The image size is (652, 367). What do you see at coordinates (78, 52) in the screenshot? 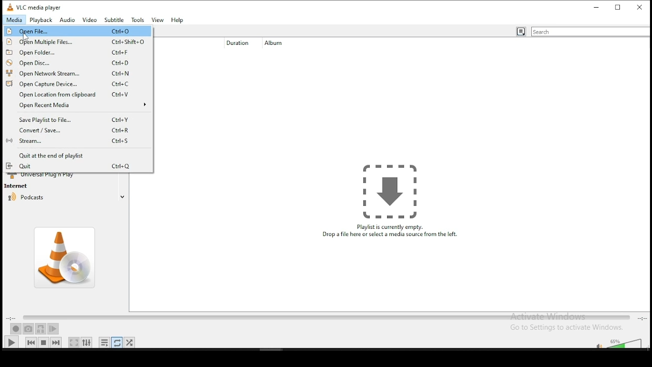
I see `open folder` at bounding box center [78, 52].